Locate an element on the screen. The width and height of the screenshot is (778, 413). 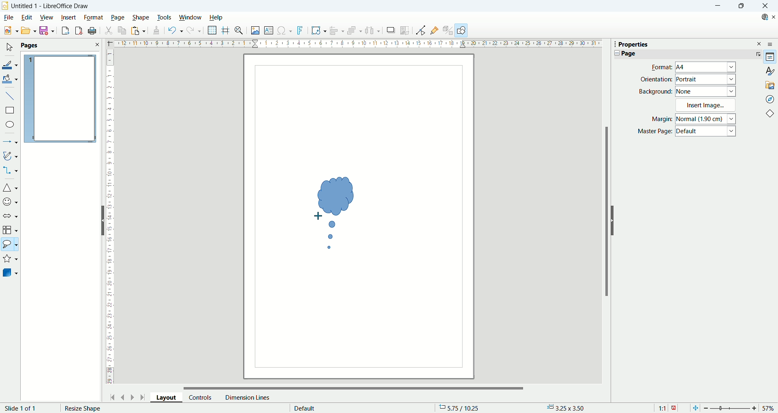
flowchart is located at coordinates (10, 230).